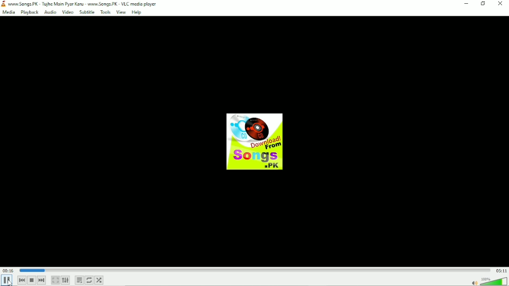  Describe the element at coordinates (11, 281) in the screenshot. I see `cursor` at that location.